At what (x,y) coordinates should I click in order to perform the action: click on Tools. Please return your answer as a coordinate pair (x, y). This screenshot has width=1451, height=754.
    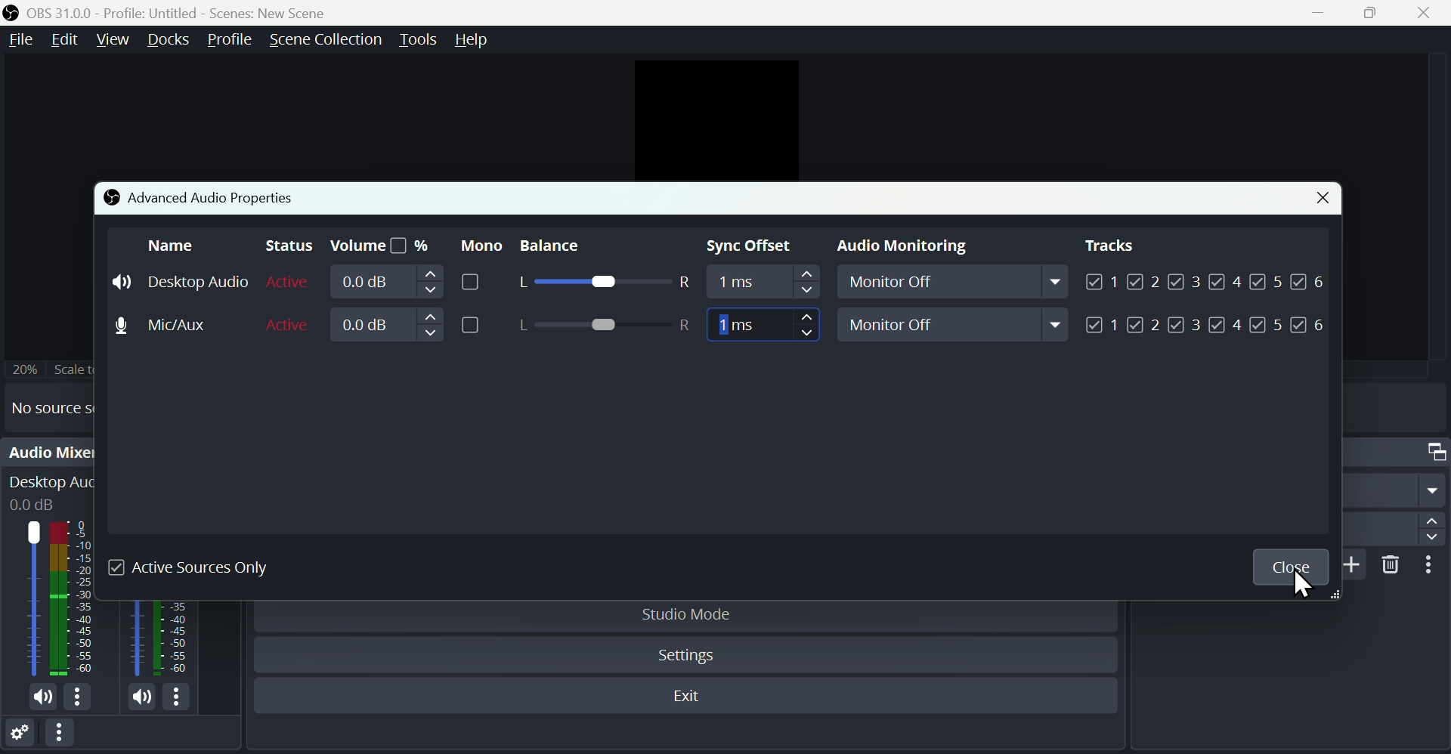
    Looking at the image, I should click on (418, 40).